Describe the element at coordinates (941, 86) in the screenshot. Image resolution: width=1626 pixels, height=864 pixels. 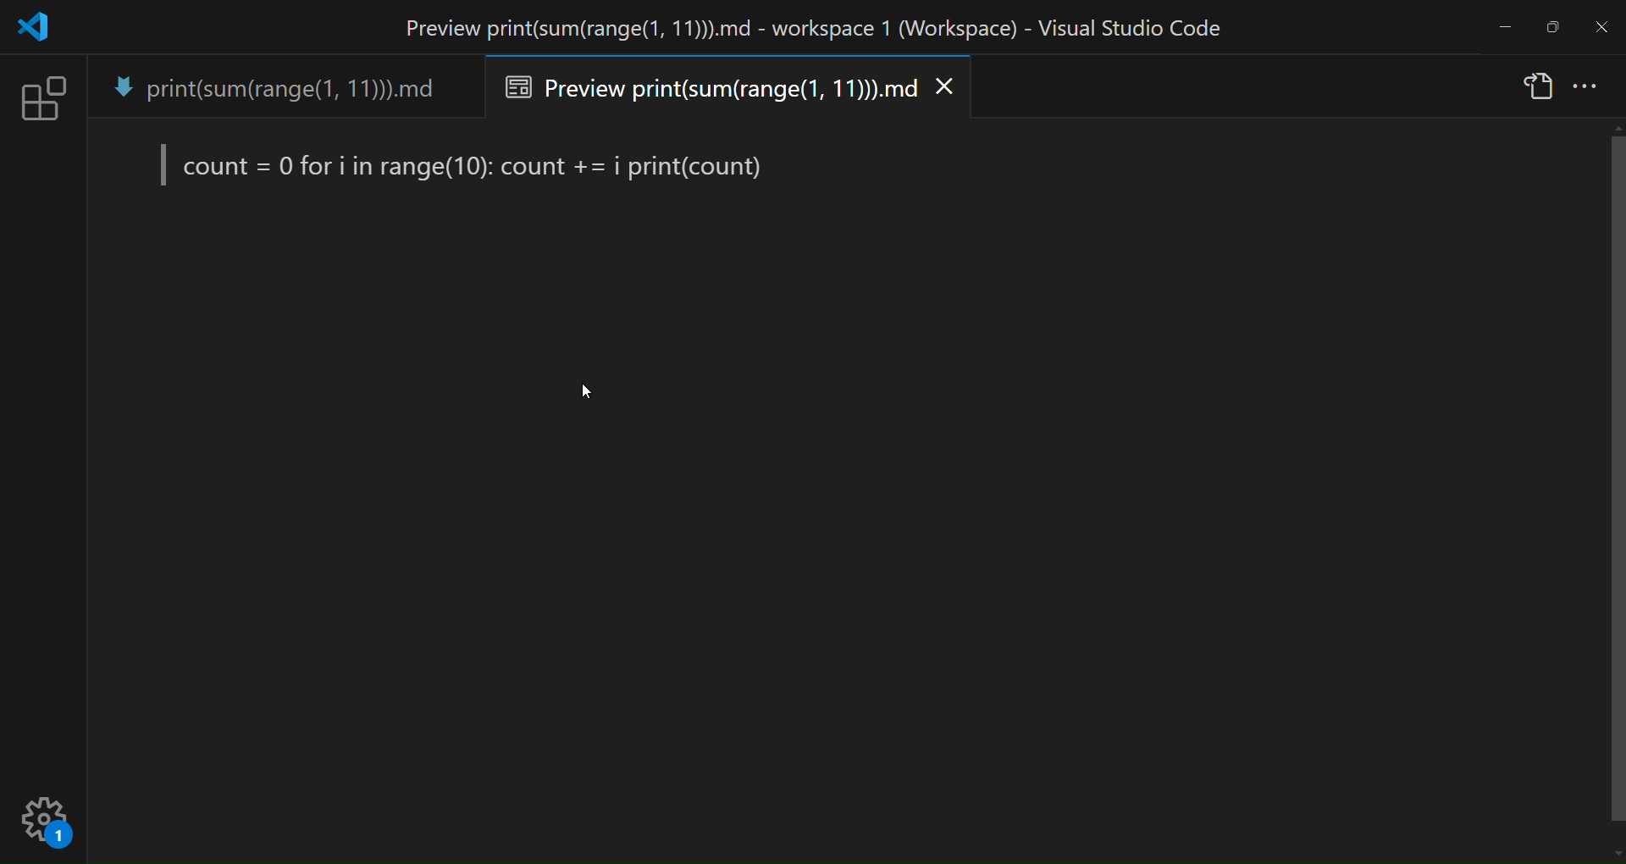
I see `close preview` at that location.